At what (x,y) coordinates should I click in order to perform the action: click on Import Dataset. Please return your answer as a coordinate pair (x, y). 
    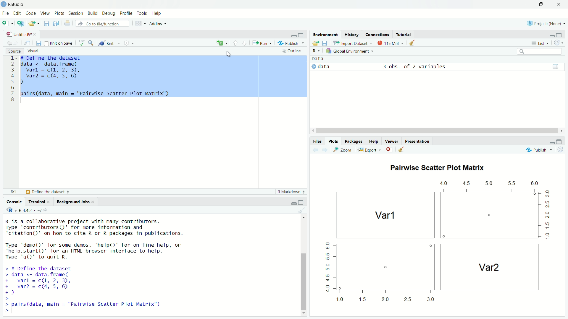
    Looking at the image, I should click on (352, 43).